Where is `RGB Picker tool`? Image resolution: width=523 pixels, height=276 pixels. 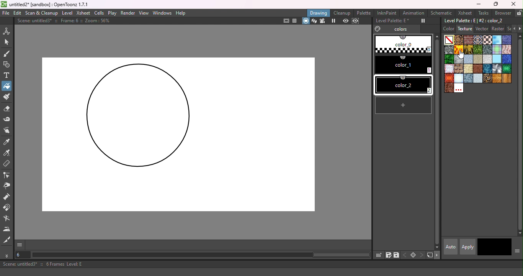 RGB Picker tool is located at coordinates (9, 153).